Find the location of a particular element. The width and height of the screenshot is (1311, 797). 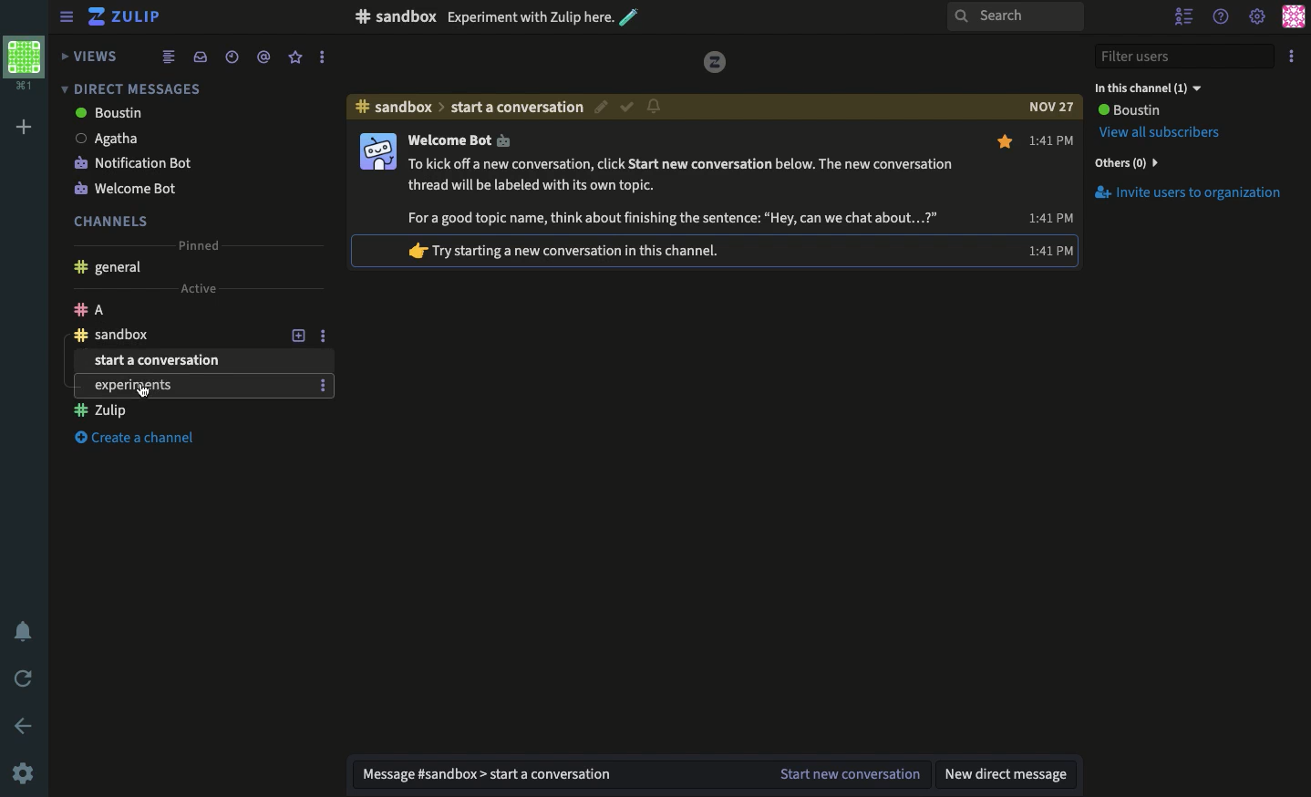

Time is located at coordinates (1053, 138).